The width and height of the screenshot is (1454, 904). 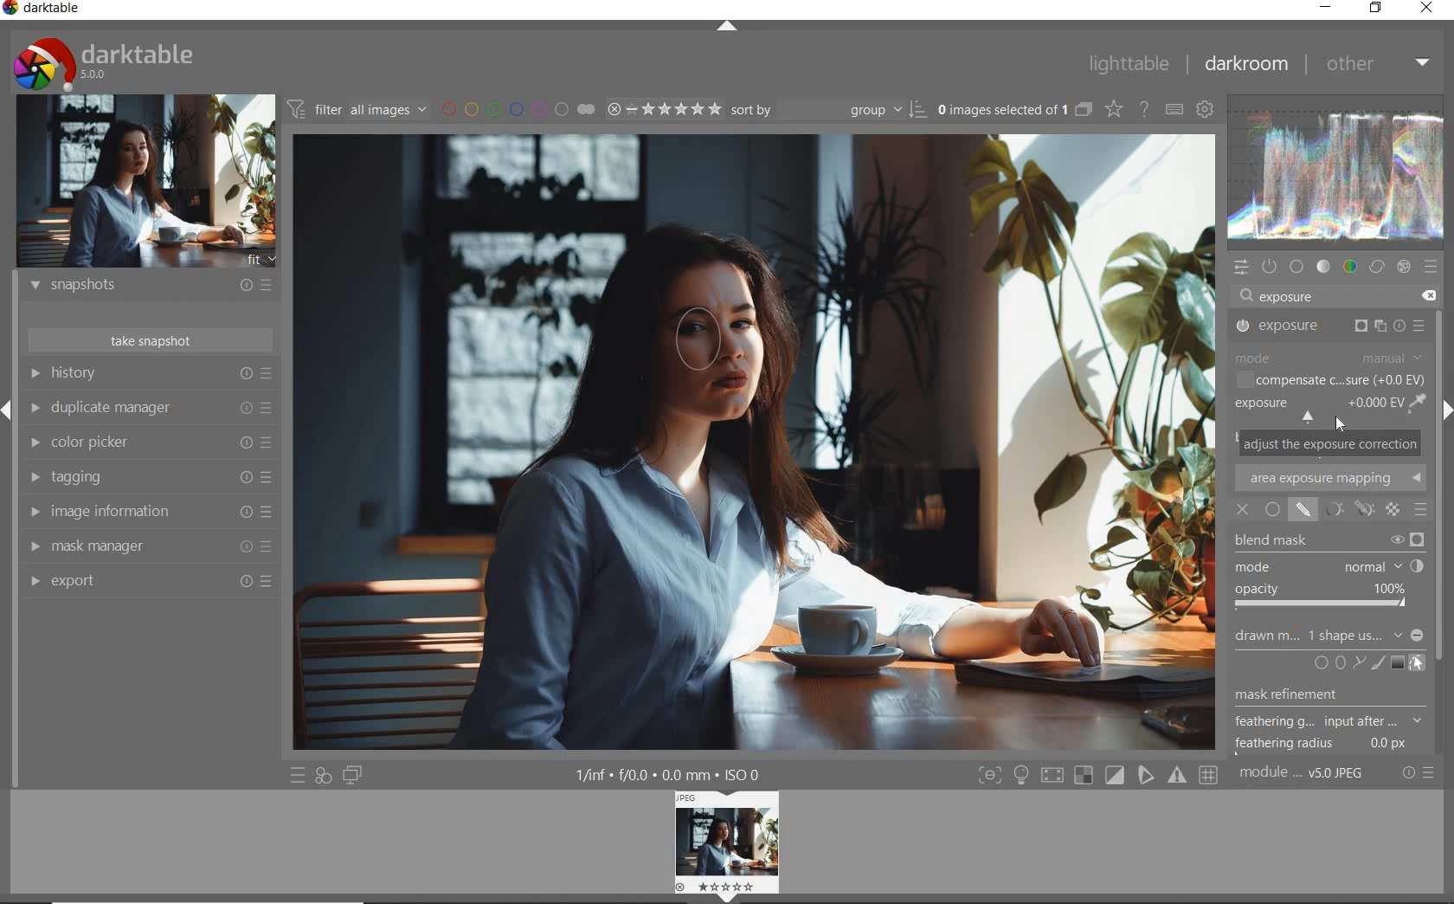 What do you see at coordinates (1323, 266) in the screenshot?
I see `tone` at bounding box center [1323, 266].